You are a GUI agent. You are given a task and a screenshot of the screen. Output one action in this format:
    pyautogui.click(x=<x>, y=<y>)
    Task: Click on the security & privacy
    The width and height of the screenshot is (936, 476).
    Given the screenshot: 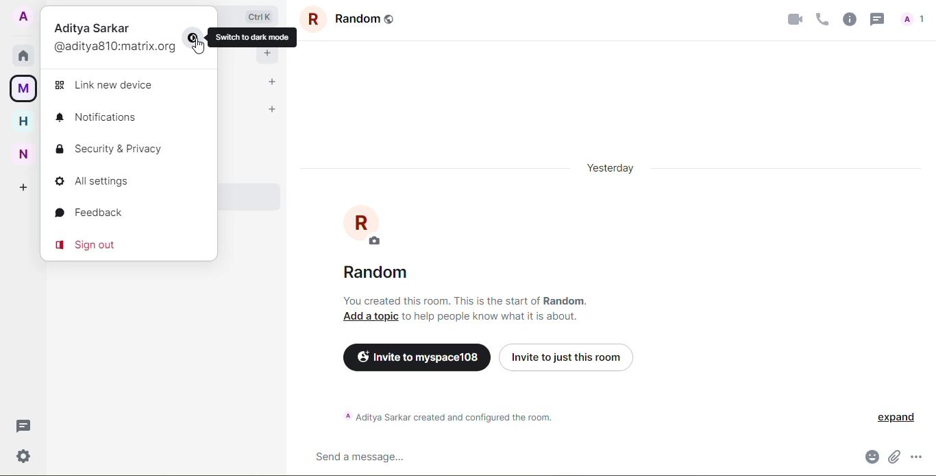 What is the action you would take?
    pyautogui.click(x=112, y=149)
    